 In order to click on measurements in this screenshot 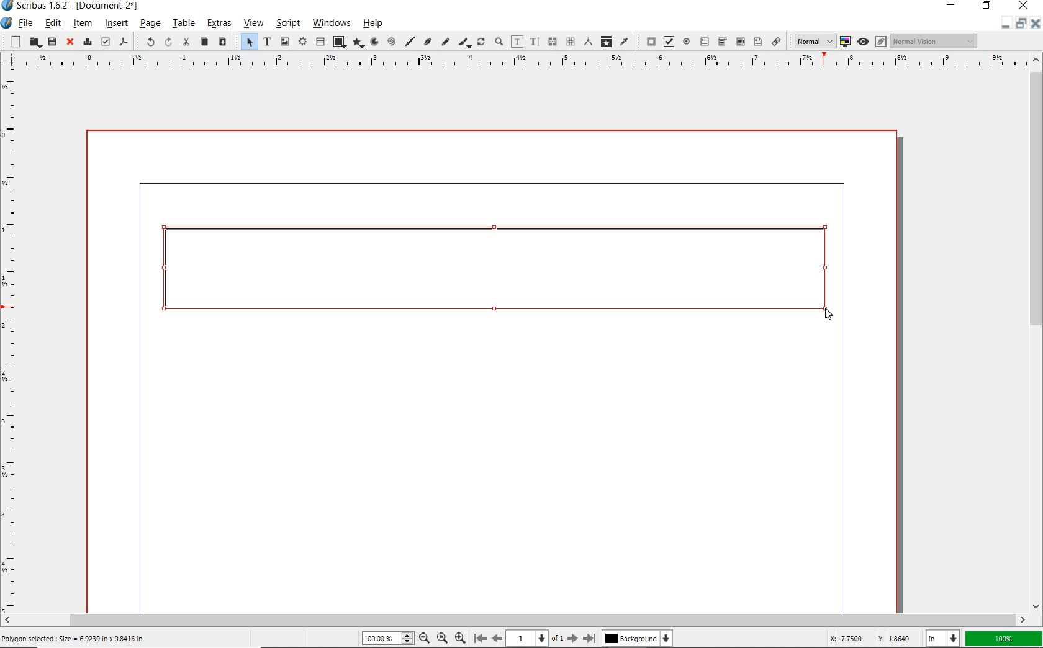, I will do `click(587, 42)`.